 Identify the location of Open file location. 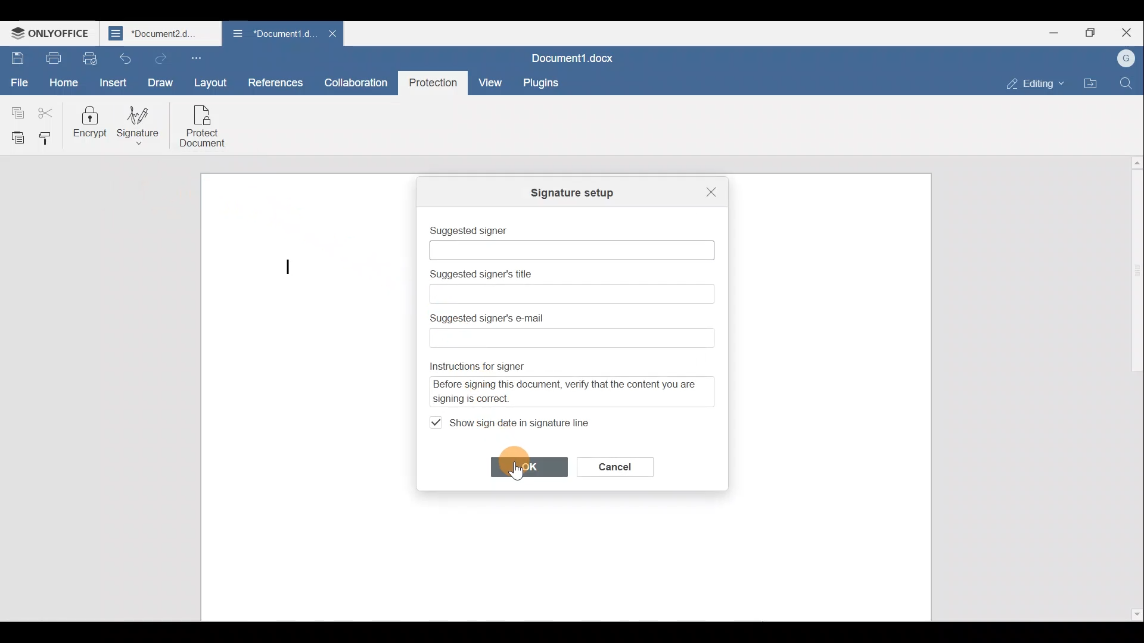
(1093, 82).